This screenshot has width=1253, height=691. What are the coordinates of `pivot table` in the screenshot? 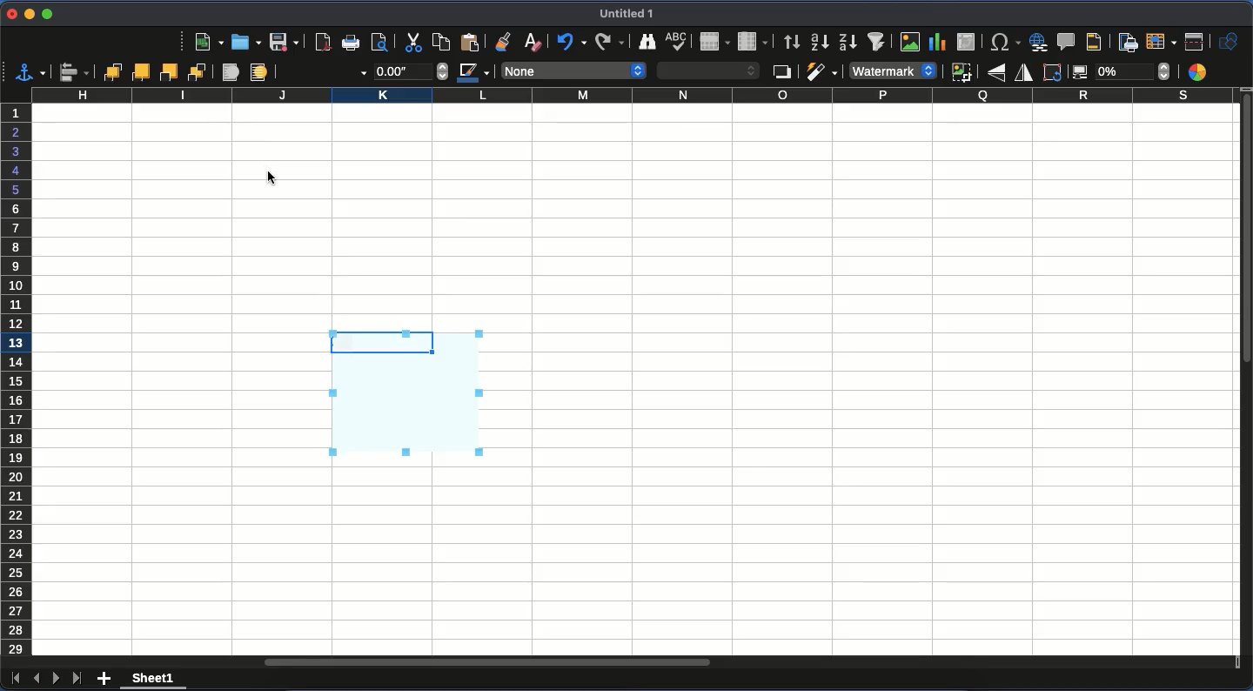 It's located at (968, 42).